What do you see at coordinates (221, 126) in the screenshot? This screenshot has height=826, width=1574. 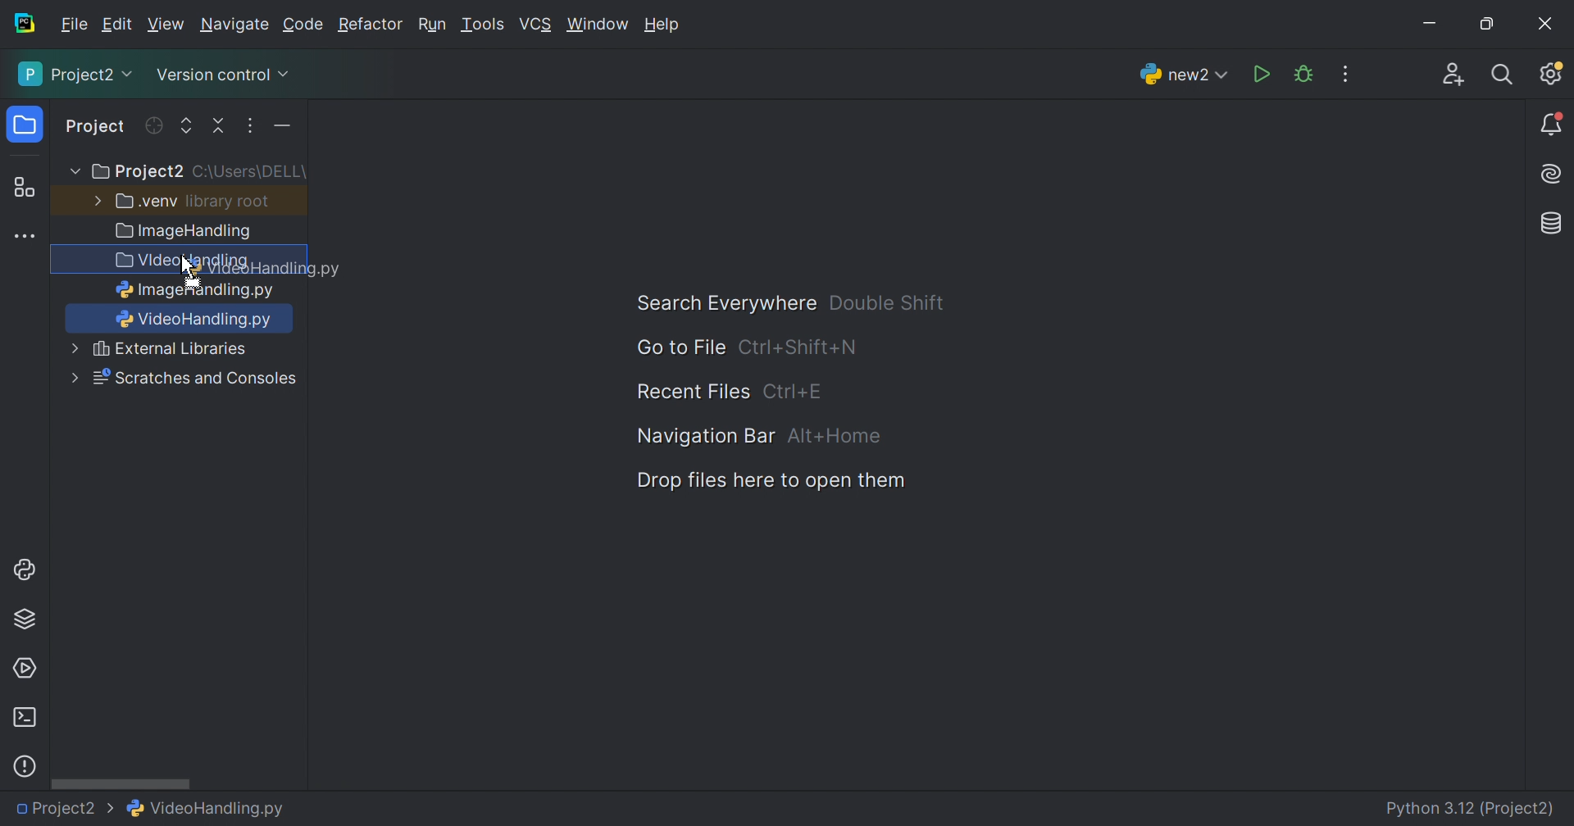 I see `Collapse all` at bounding box center [221, 126].